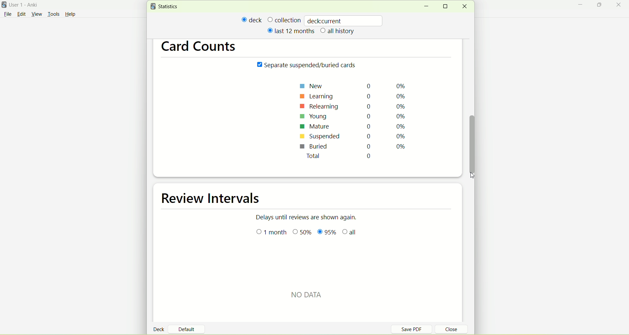  What do you see at coordinates (38, 14) in the screenshot?
I see `view` at bounding box center [38, 14].